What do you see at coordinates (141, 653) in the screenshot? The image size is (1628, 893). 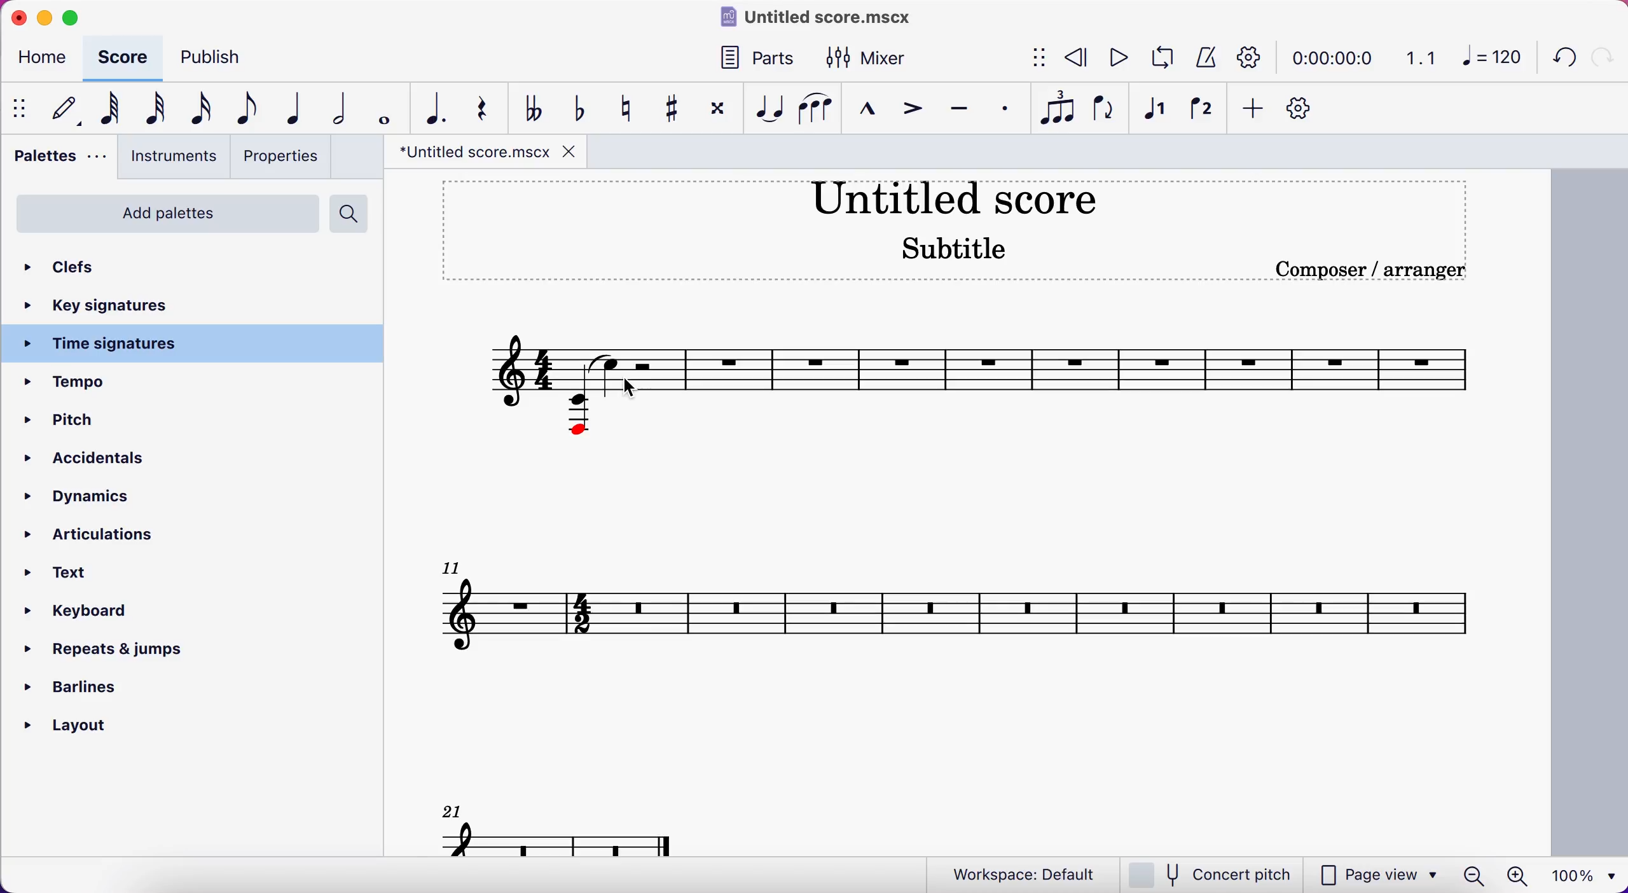 I see `repeats and jumps` at bounding box center [141, 653].